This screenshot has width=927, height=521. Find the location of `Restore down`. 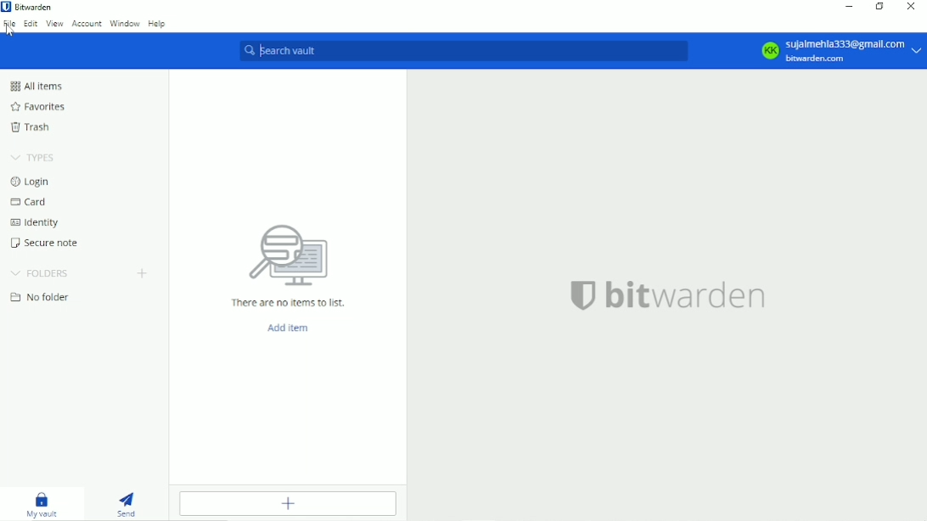

Restore down is located at coordinates (881, 8).